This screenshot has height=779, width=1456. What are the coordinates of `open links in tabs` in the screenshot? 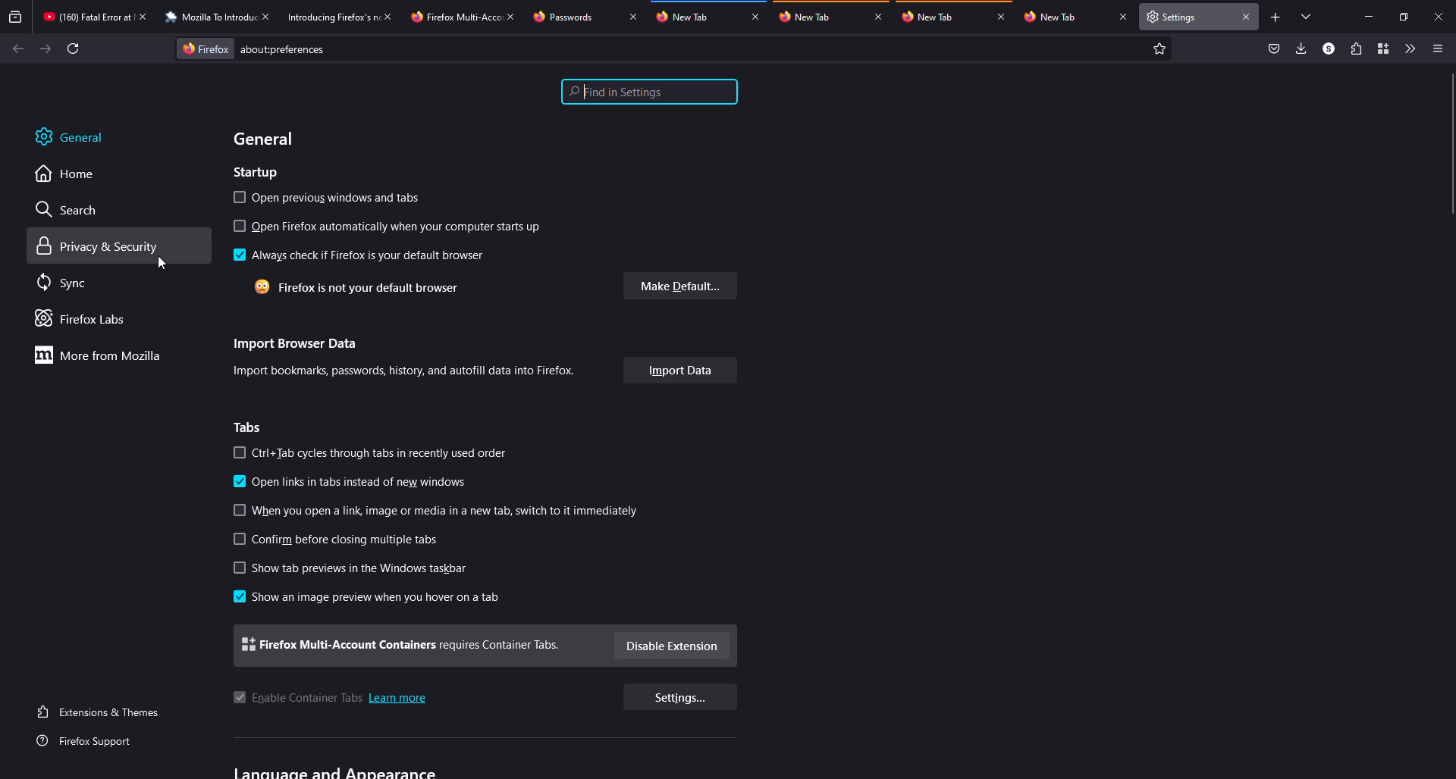 It's located at (361, 483).